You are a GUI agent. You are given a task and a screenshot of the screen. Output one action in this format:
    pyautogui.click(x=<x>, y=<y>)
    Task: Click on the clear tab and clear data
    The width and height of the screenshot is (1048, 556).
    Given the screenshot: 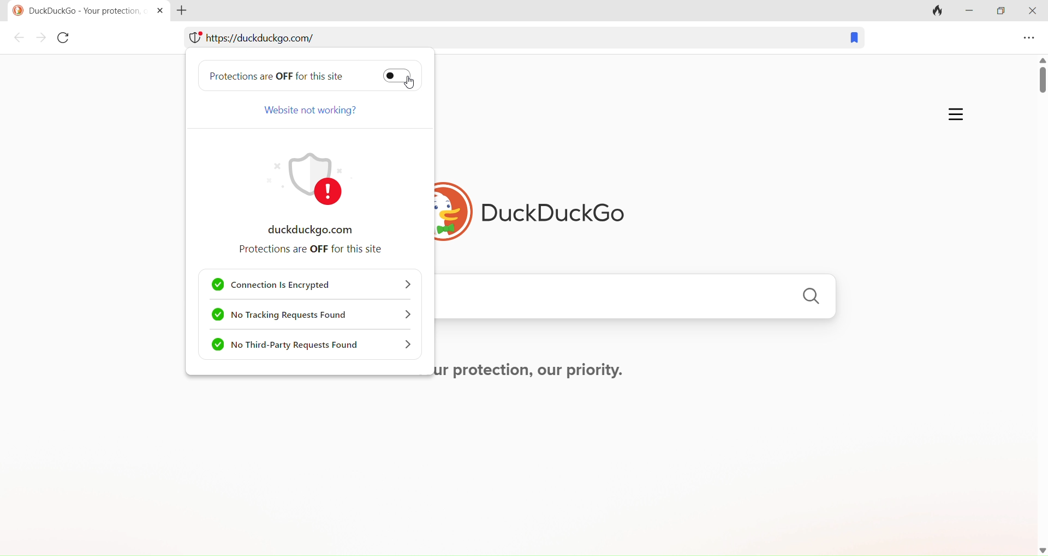 What is the action you would take?
    pyautogui.click(x=939, y=10)
    